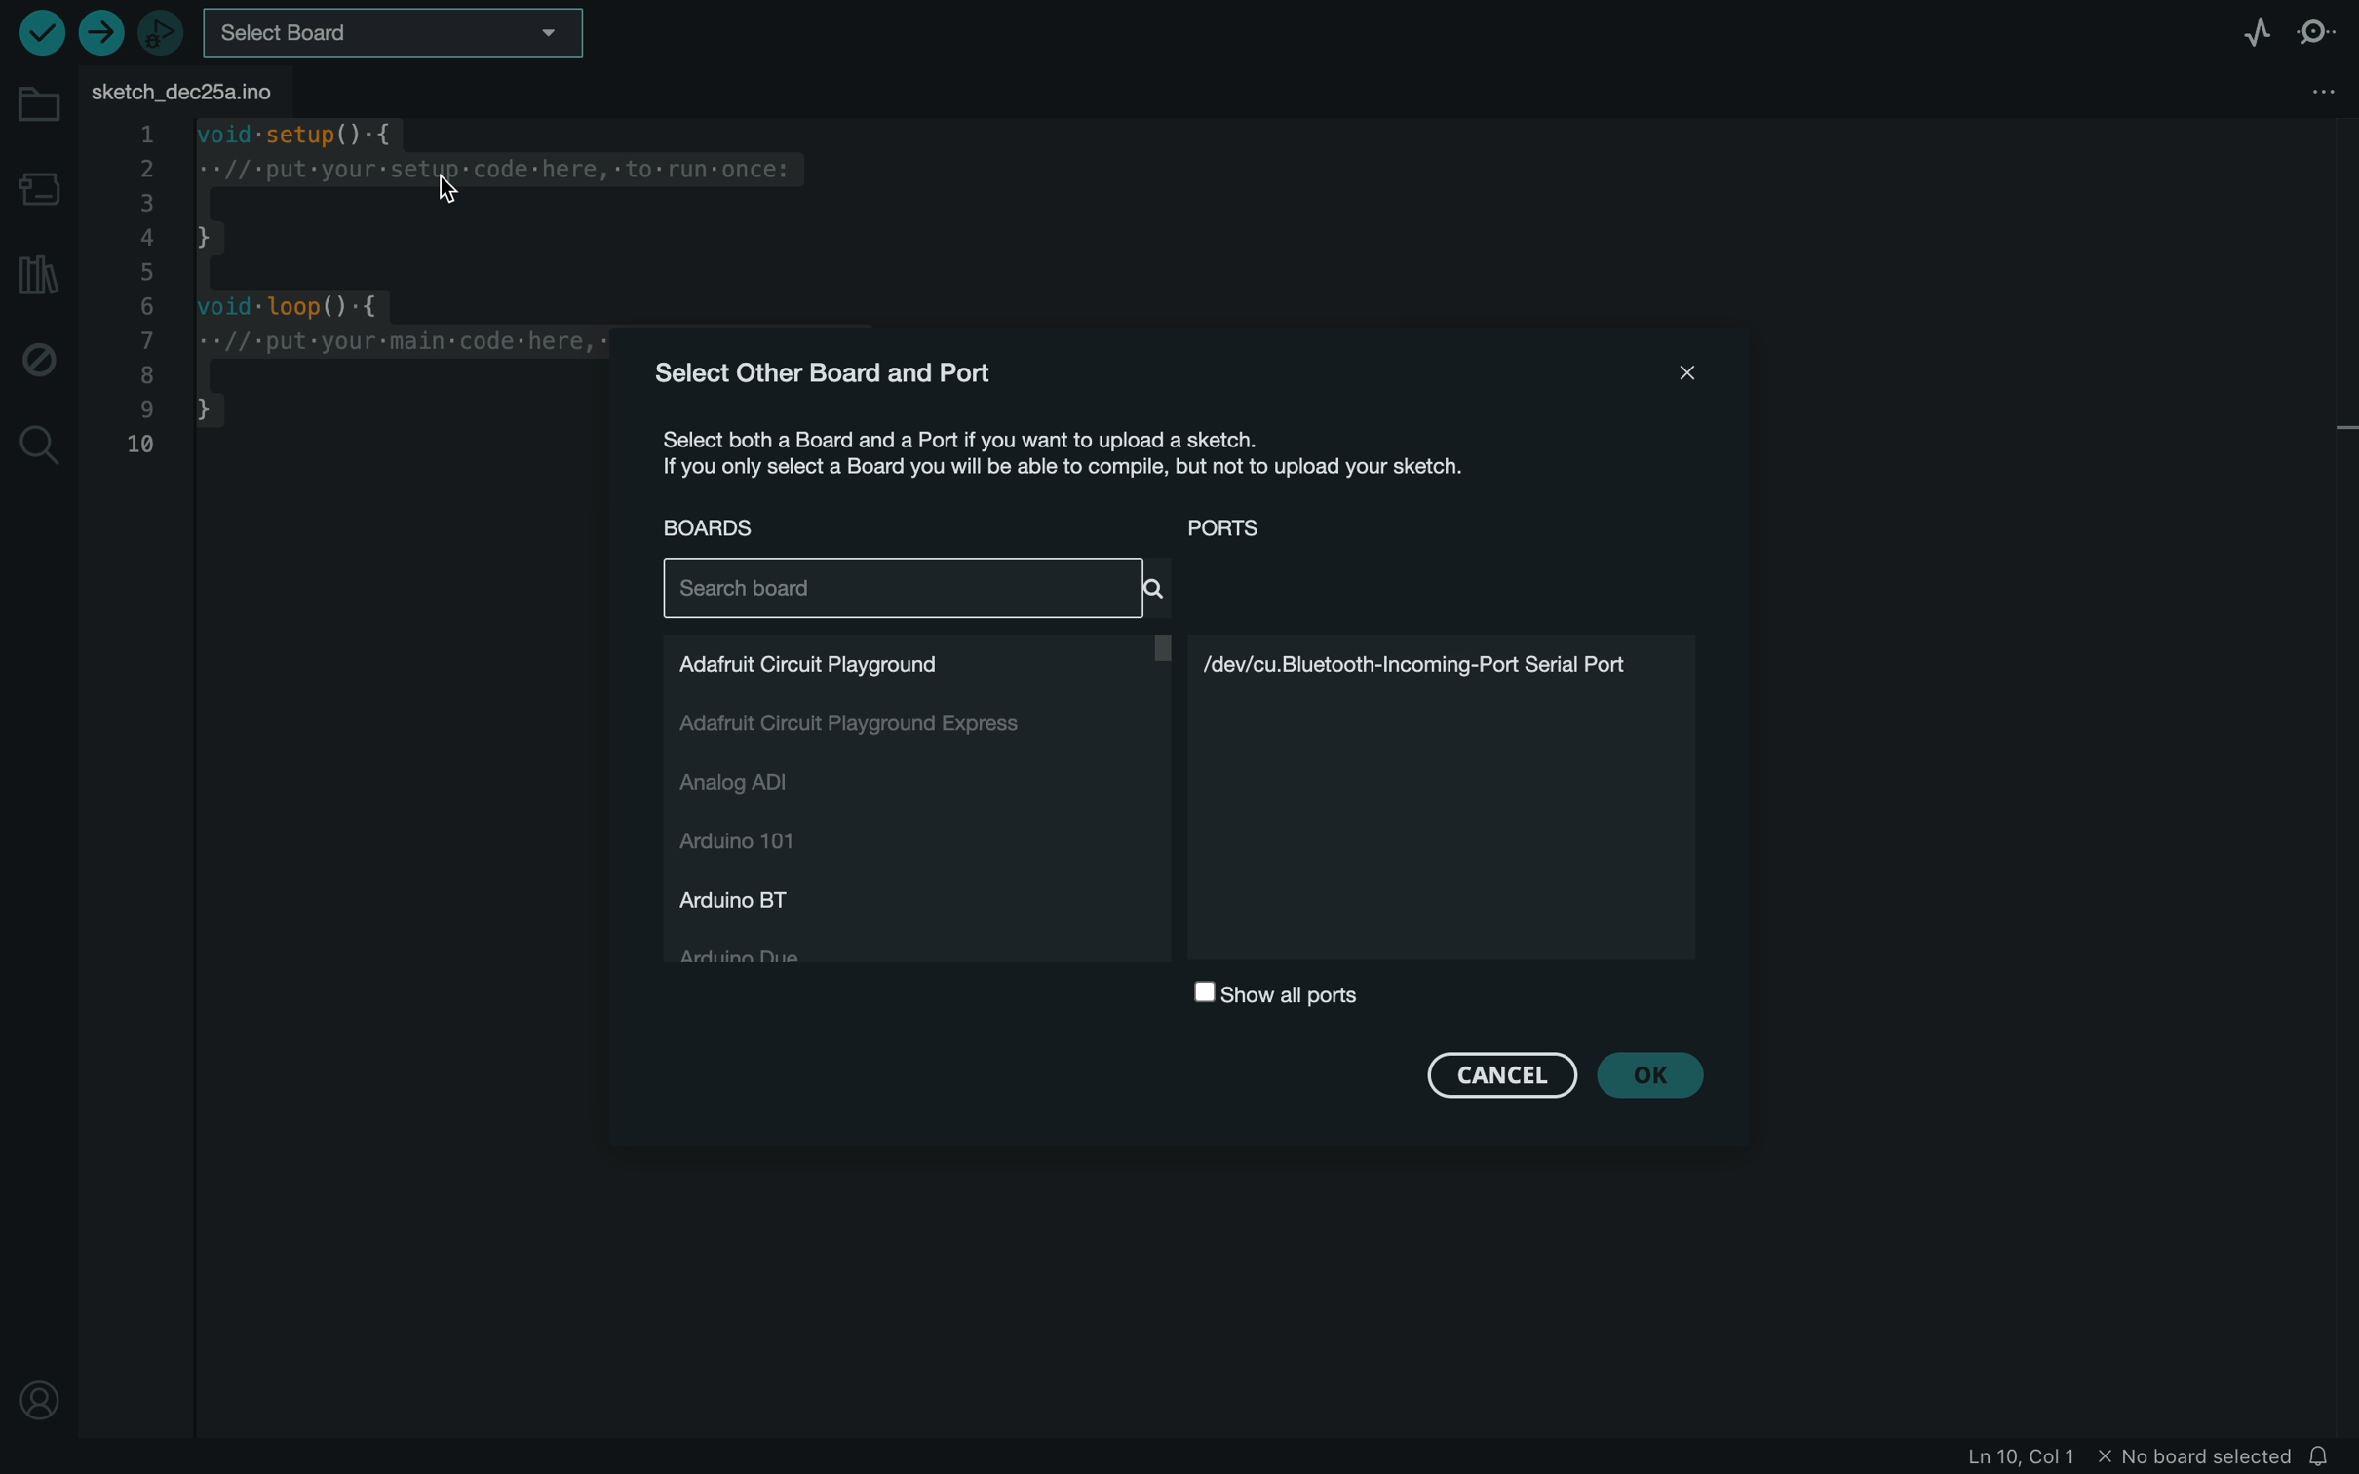 This screenshot has height=1474, width=2359. What do you see at coordinates (1674, 374) in the screenshot?
I see `close` at bounding box center [1674, 374].